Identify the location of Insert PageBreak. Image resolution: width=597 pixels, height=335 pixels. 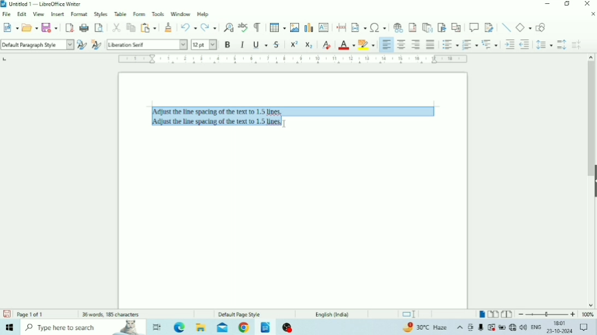
(342, 27).